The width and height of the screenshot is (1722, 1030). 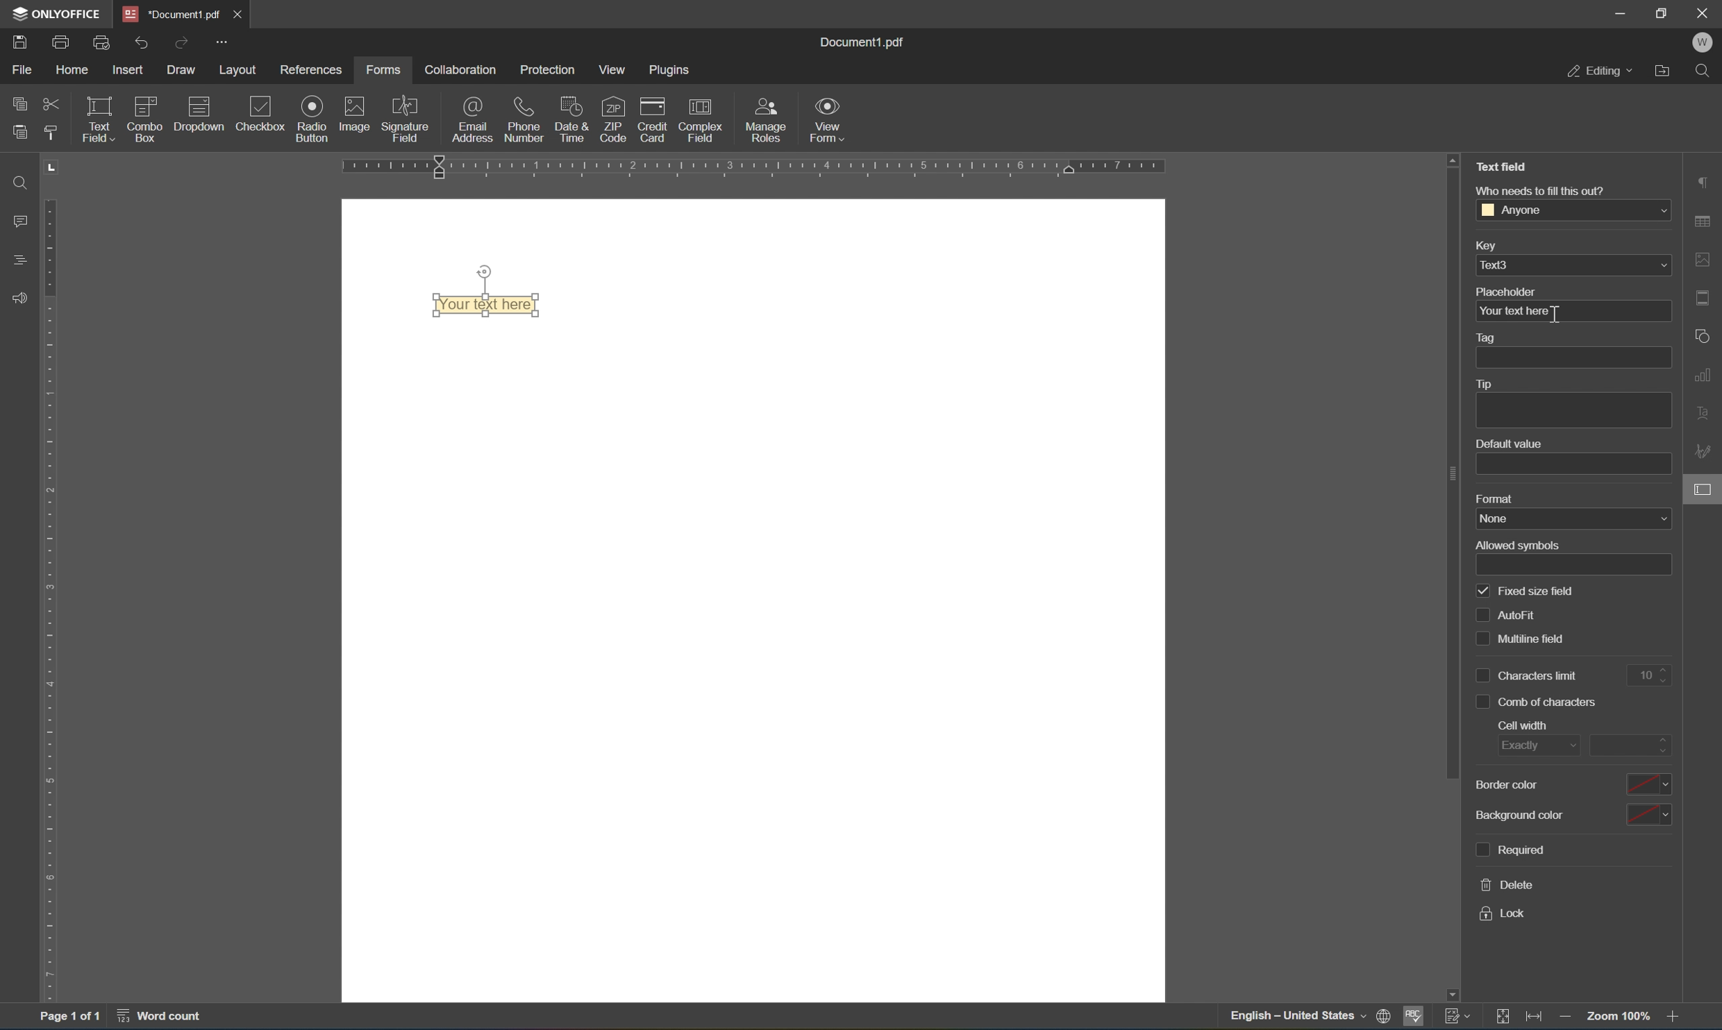 I want to click on fixed size field, so click(x=1528, y=591).